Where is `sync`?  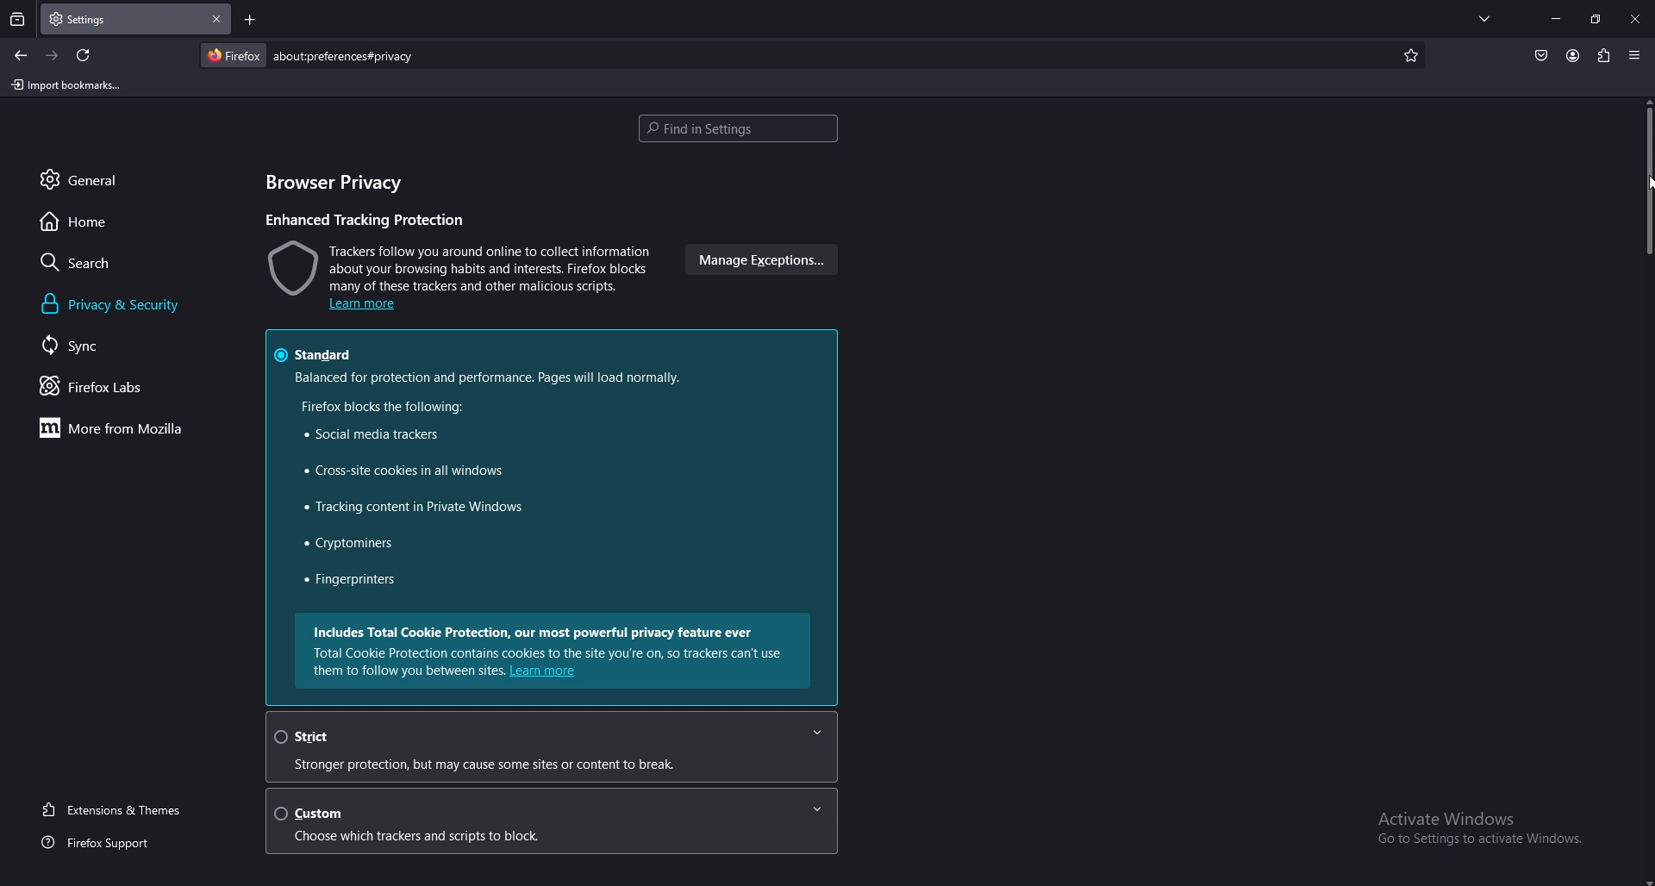 sync is located at coordinates (91, 346).